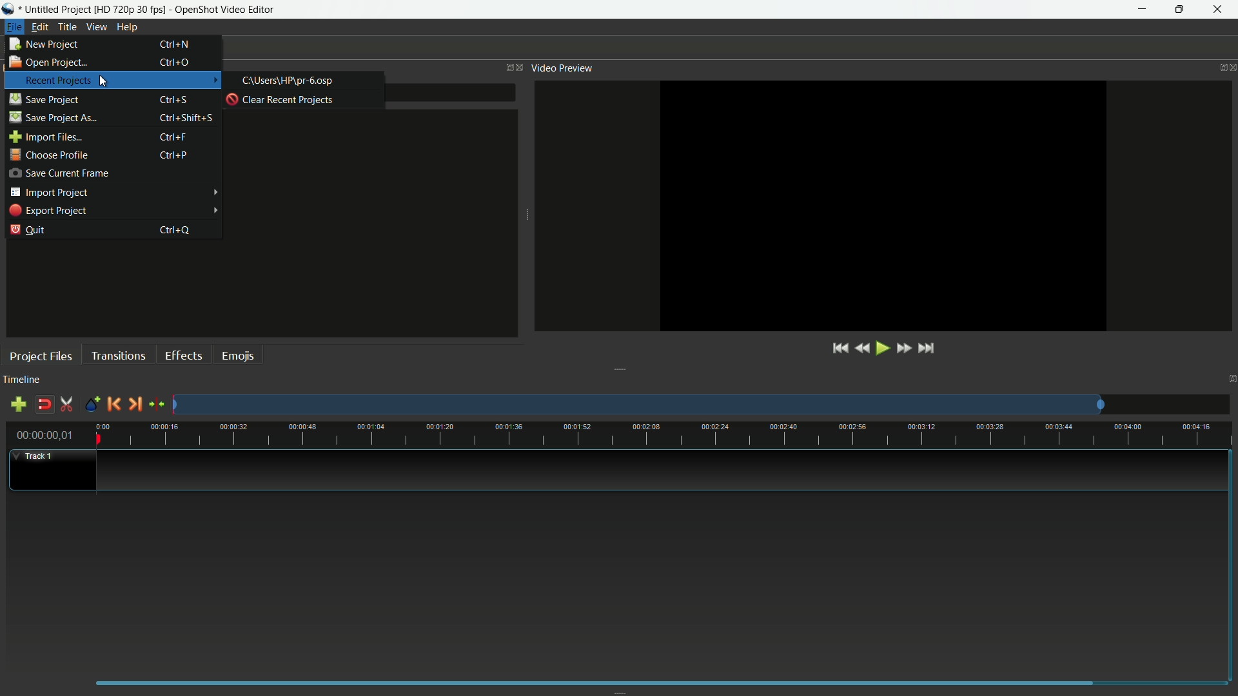  I want to click on previous marker, so click(112, 403).